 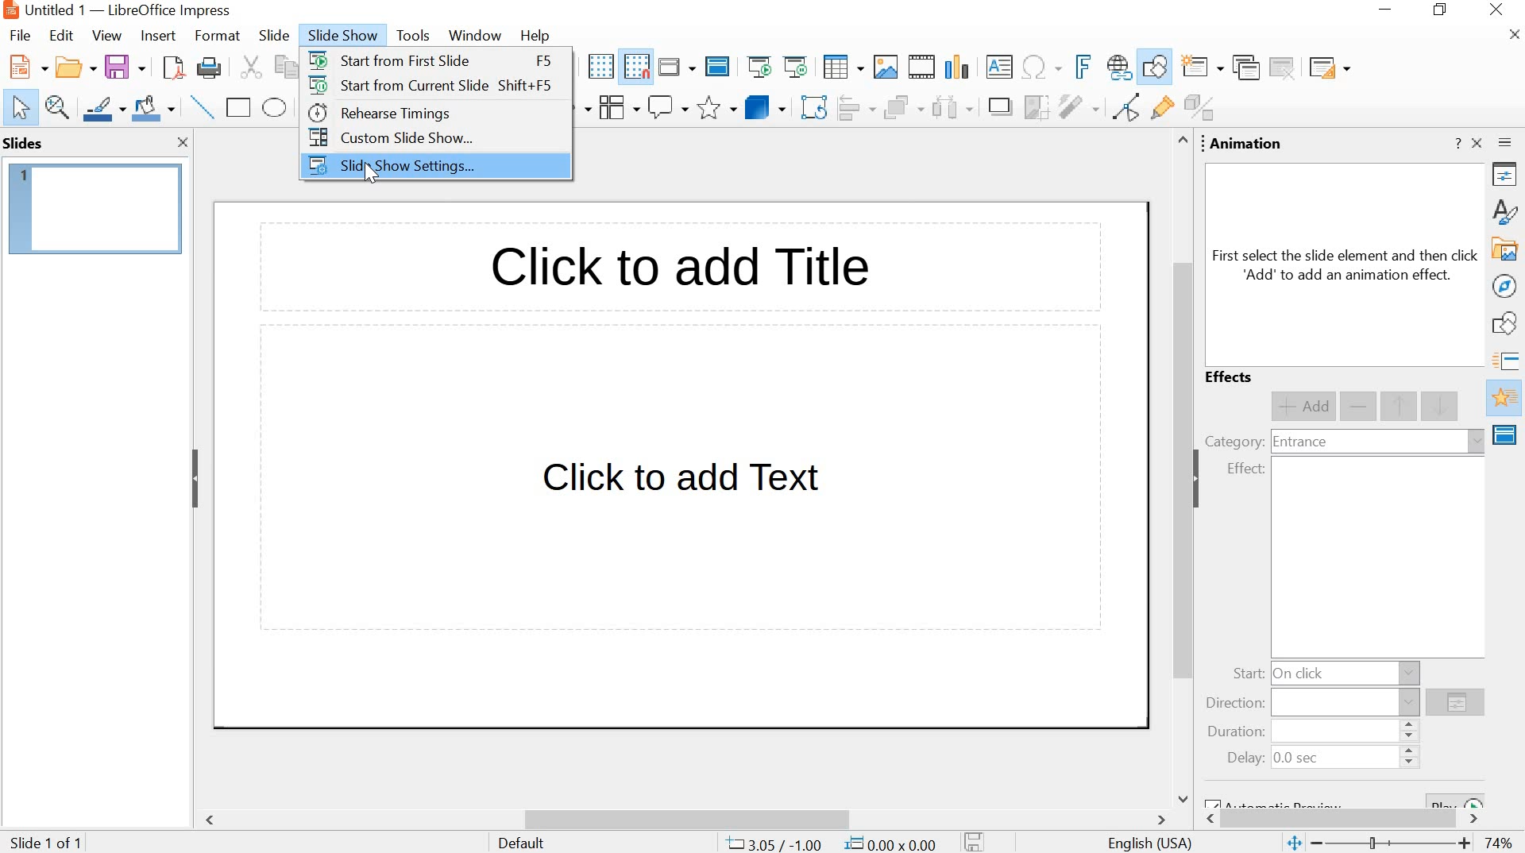 I want to click on delay, so click(x=1245, y=758).